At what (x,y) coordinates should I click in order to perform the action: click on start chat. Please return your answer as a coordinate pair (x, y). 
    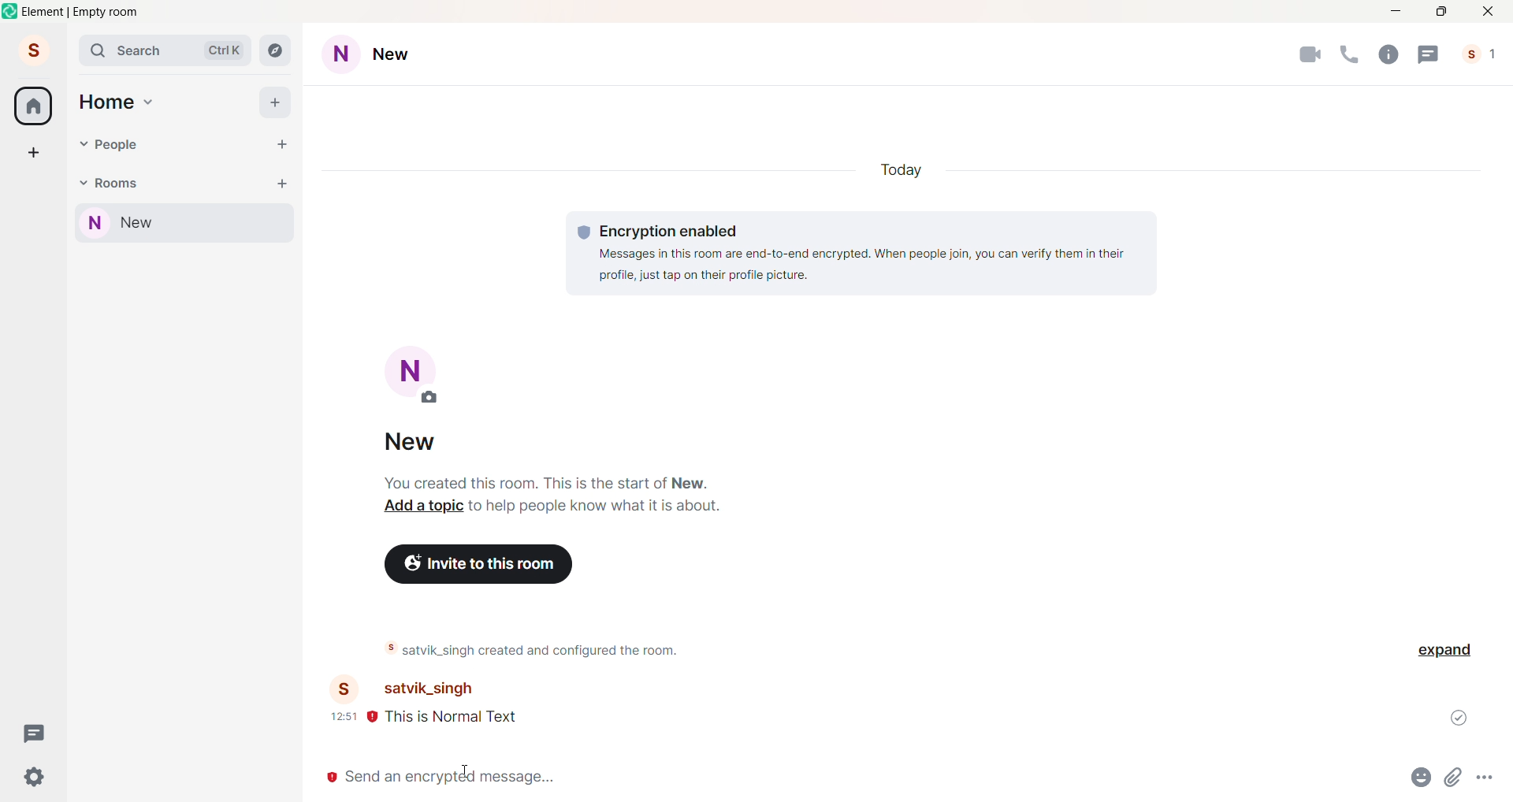
    Looking at the image, I should click on (281, 145).